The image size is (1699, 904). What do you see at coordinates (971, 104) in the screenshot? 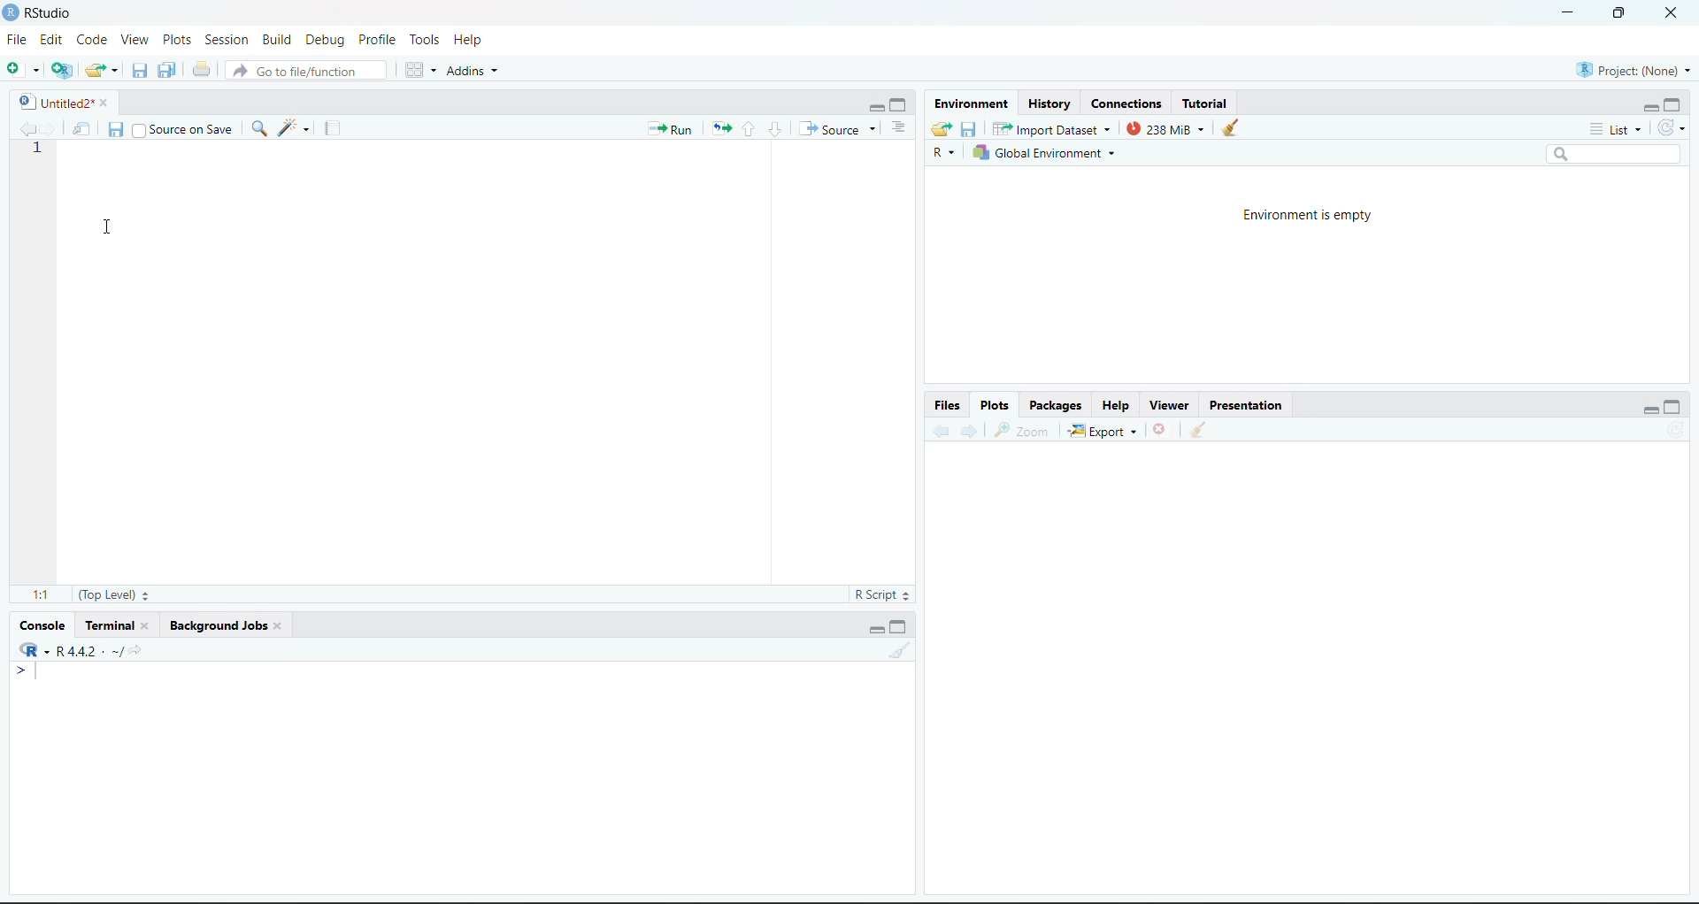
I see `Environment` at bounding box center [971, 104].